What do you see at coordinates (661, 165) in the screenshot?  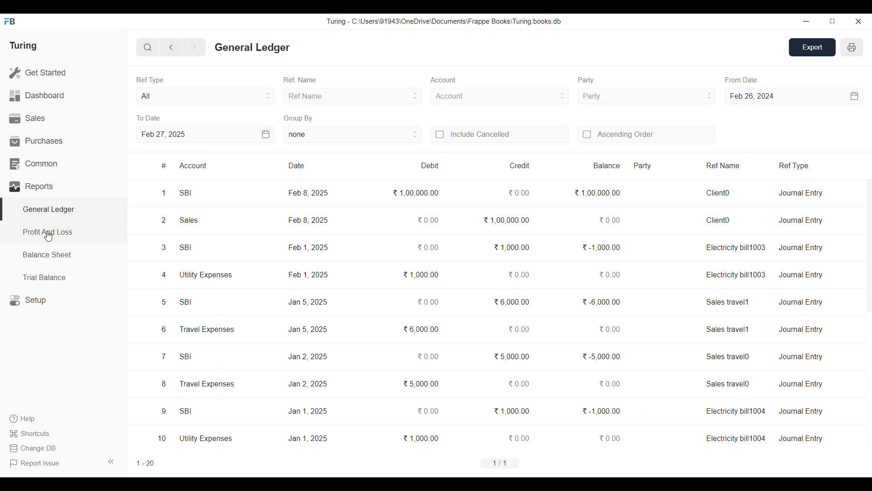 I see `Party` at bounding box center [661, 165].